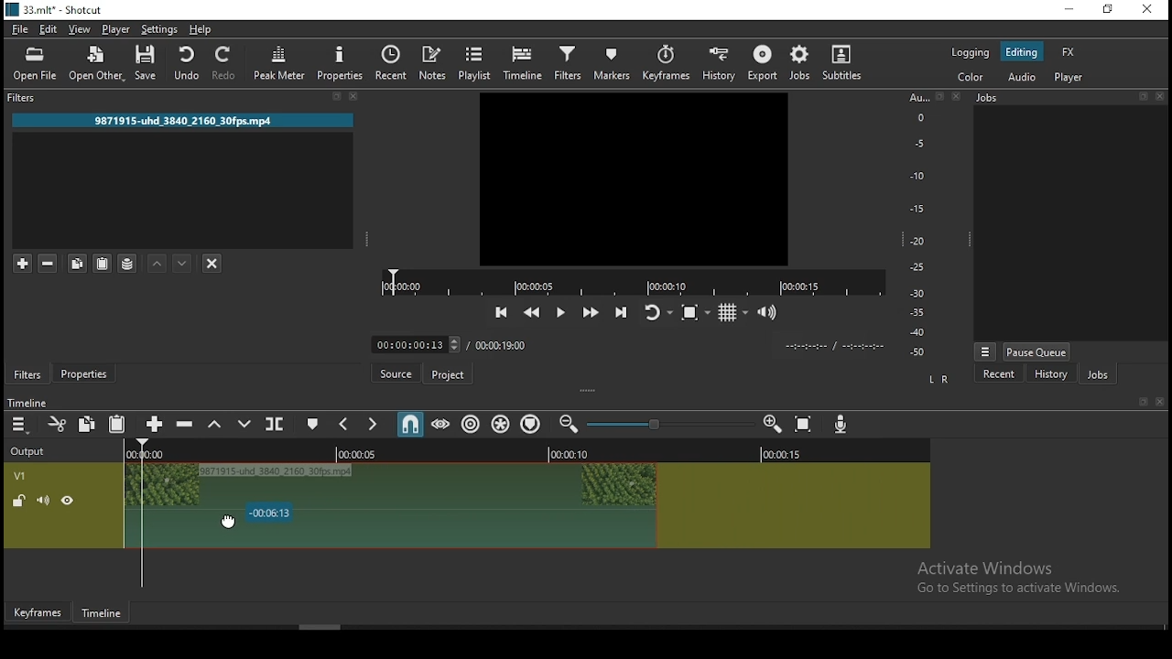  What do you see at coordinates (332, 95) in the screenshot?
I see `bookmark` at bounding box center [332, 95].